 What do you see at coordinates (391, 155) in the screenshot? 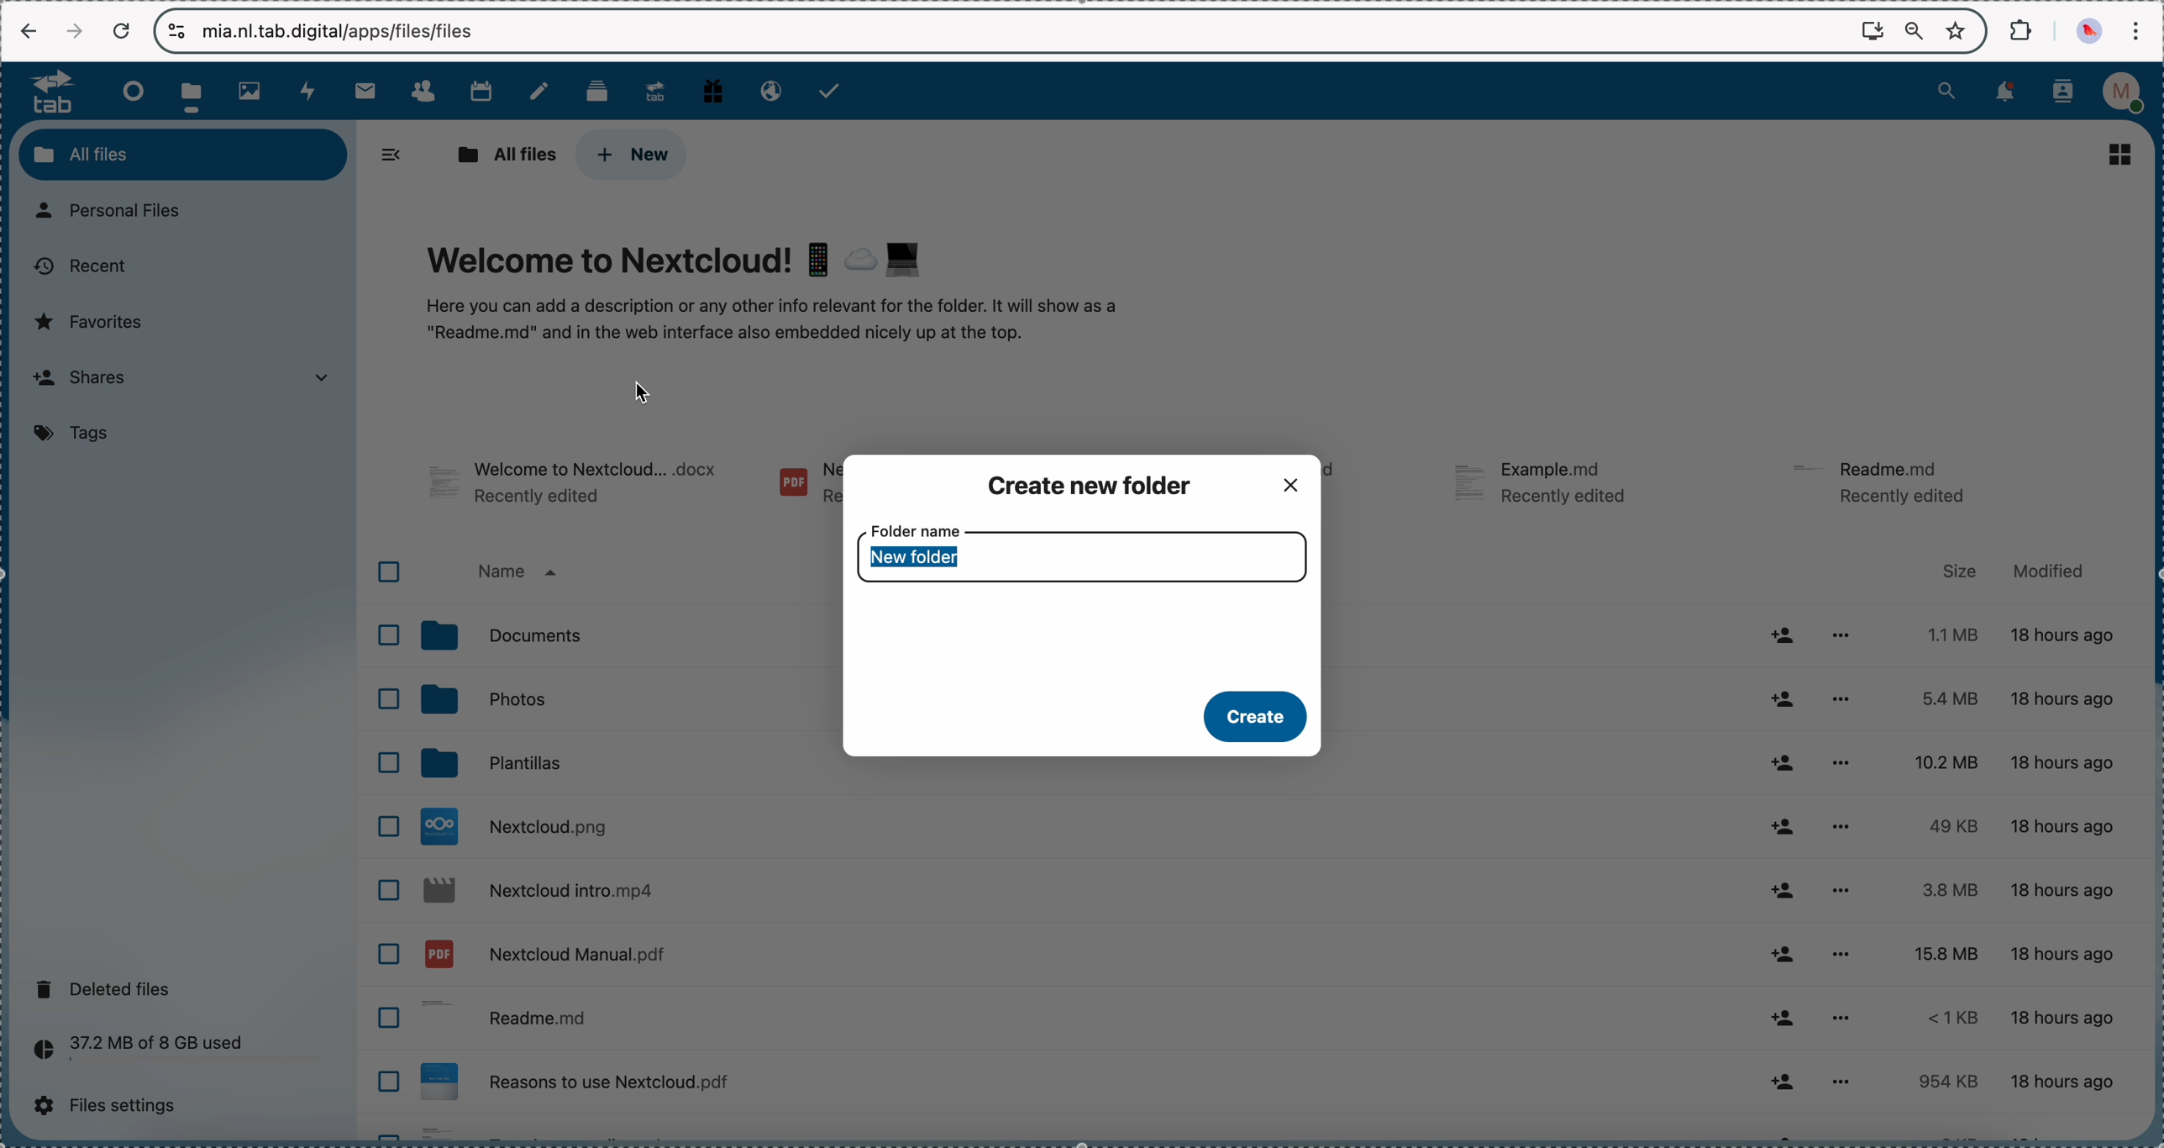
I see `hide side bar` at bounding box center [391, 155].